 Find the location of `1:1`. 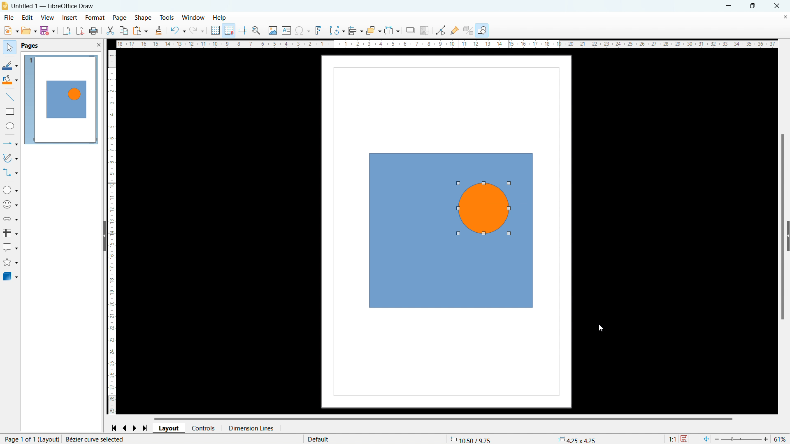

1:1 is located at coordinates (671, 438).